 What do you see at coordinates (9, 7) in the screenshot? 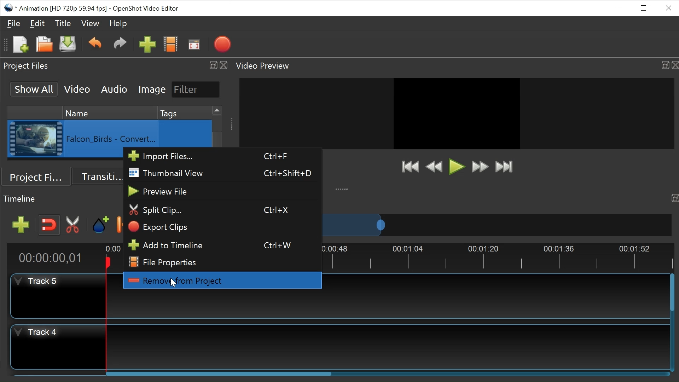
I see `OpenShot Desktop Icon` at bounding box center [9, 7].